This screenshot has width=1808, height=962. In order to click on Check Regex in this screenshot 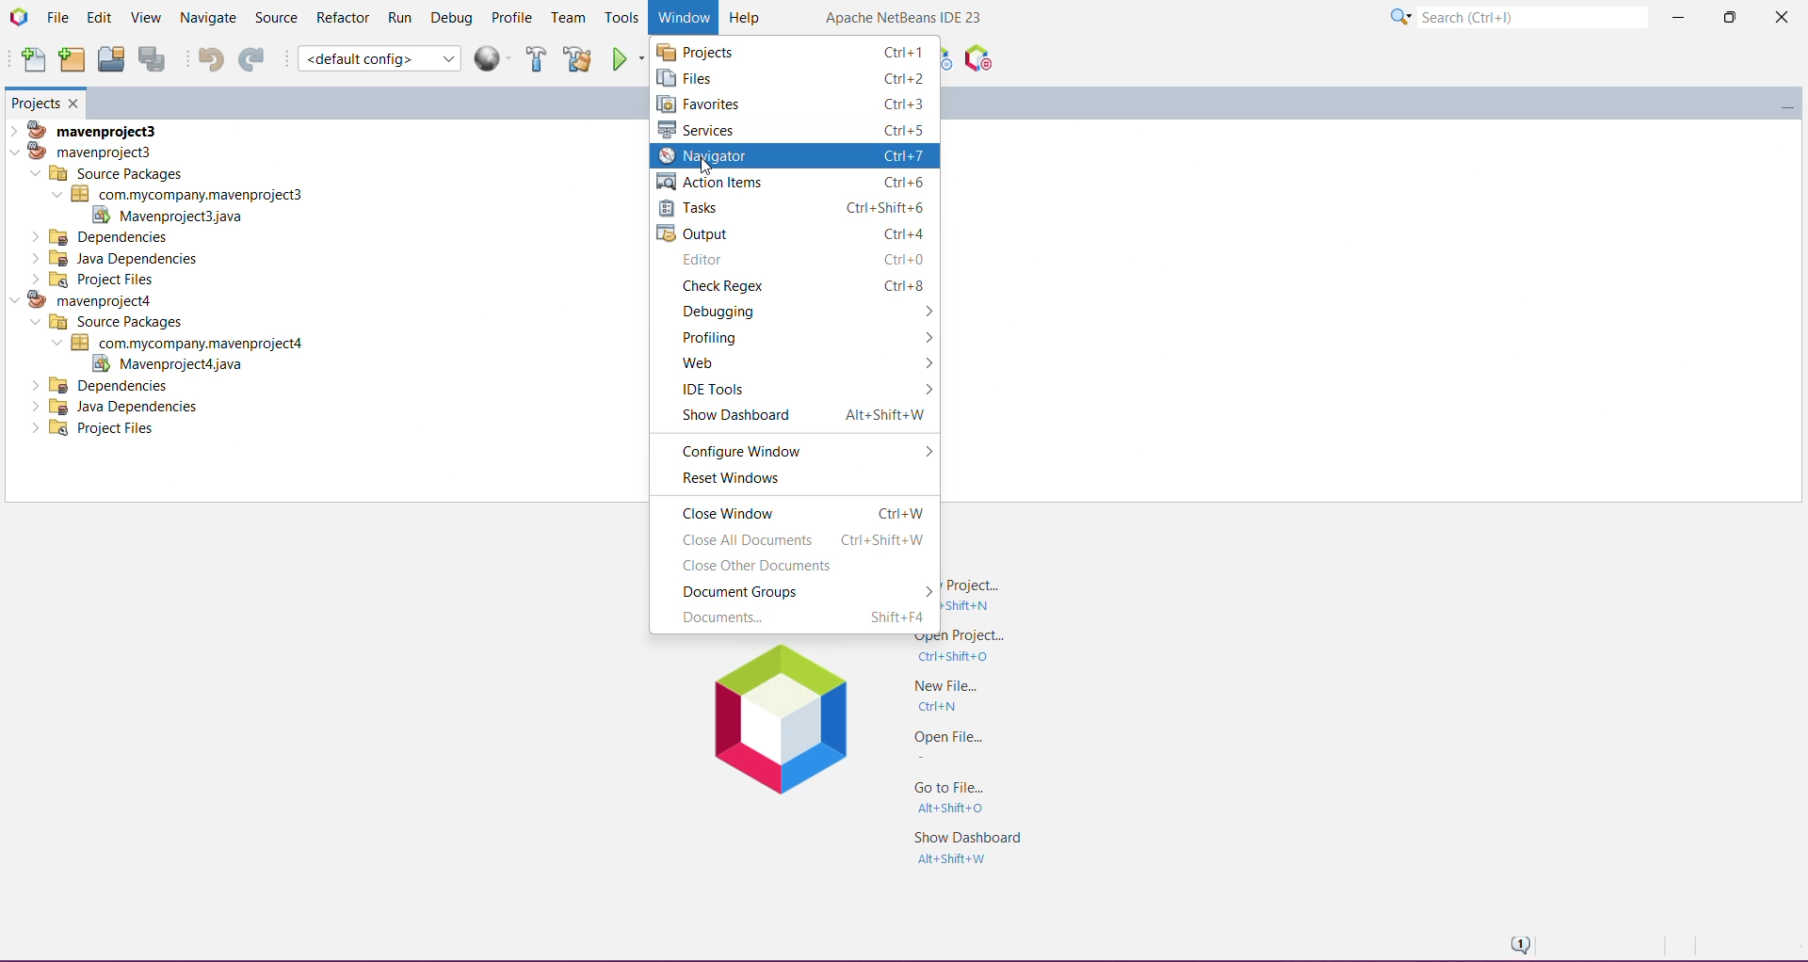, I will do `click(800, 286)`.